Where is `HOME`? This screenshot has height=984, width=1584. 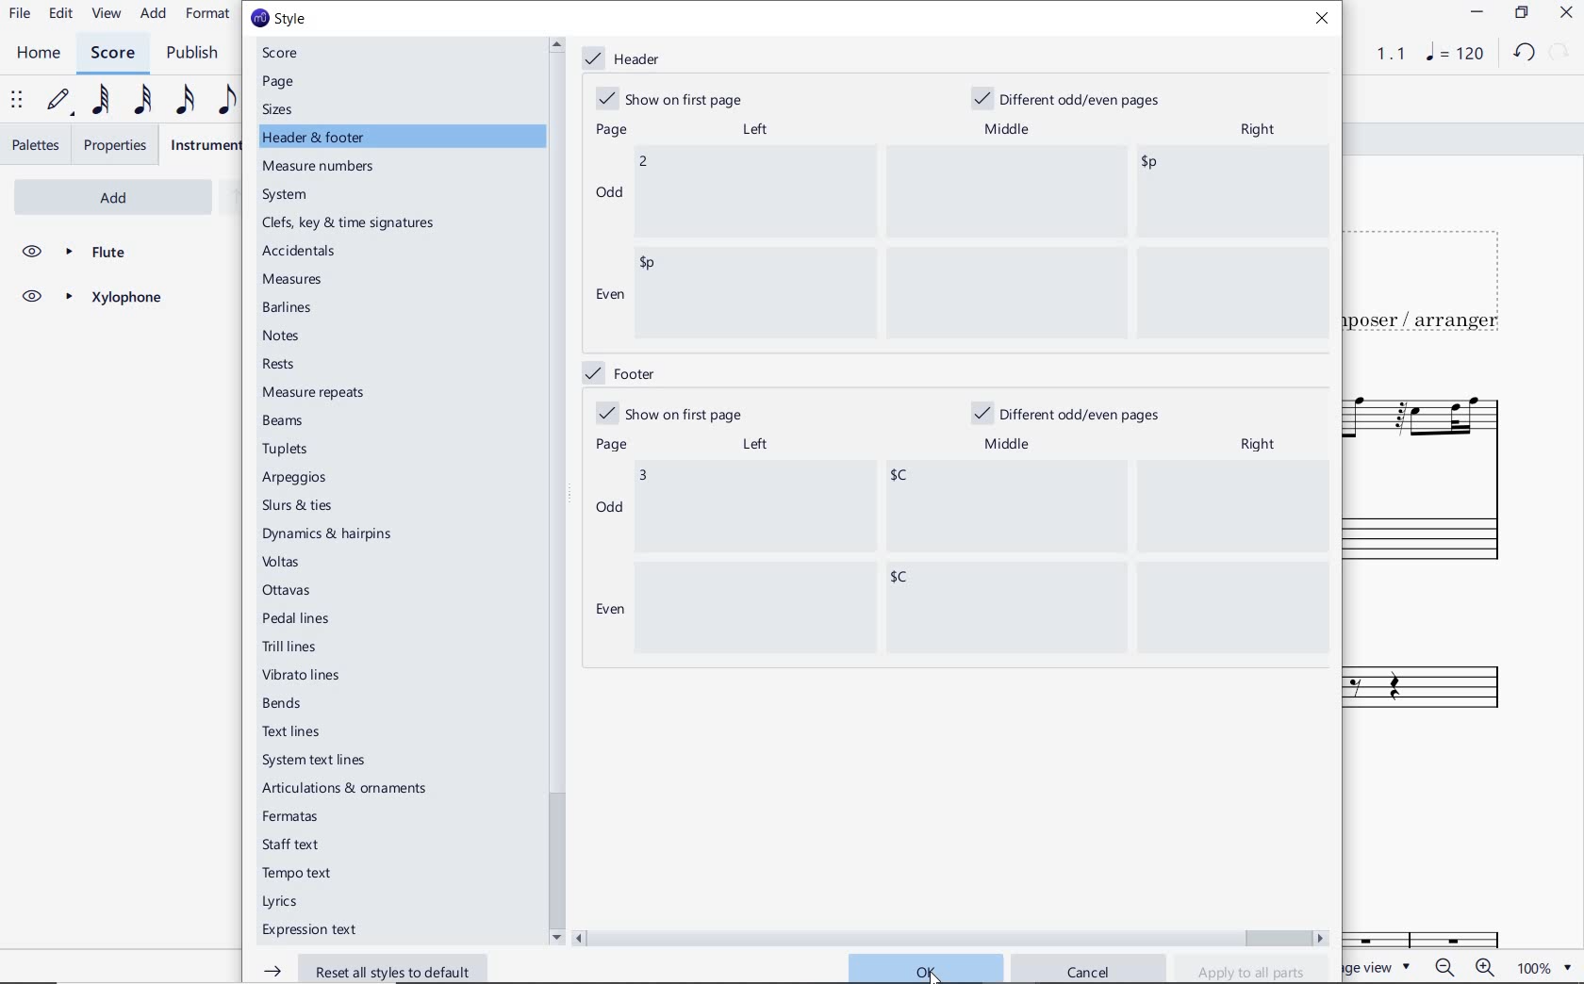
HOME is located at coordinates (39, 54).